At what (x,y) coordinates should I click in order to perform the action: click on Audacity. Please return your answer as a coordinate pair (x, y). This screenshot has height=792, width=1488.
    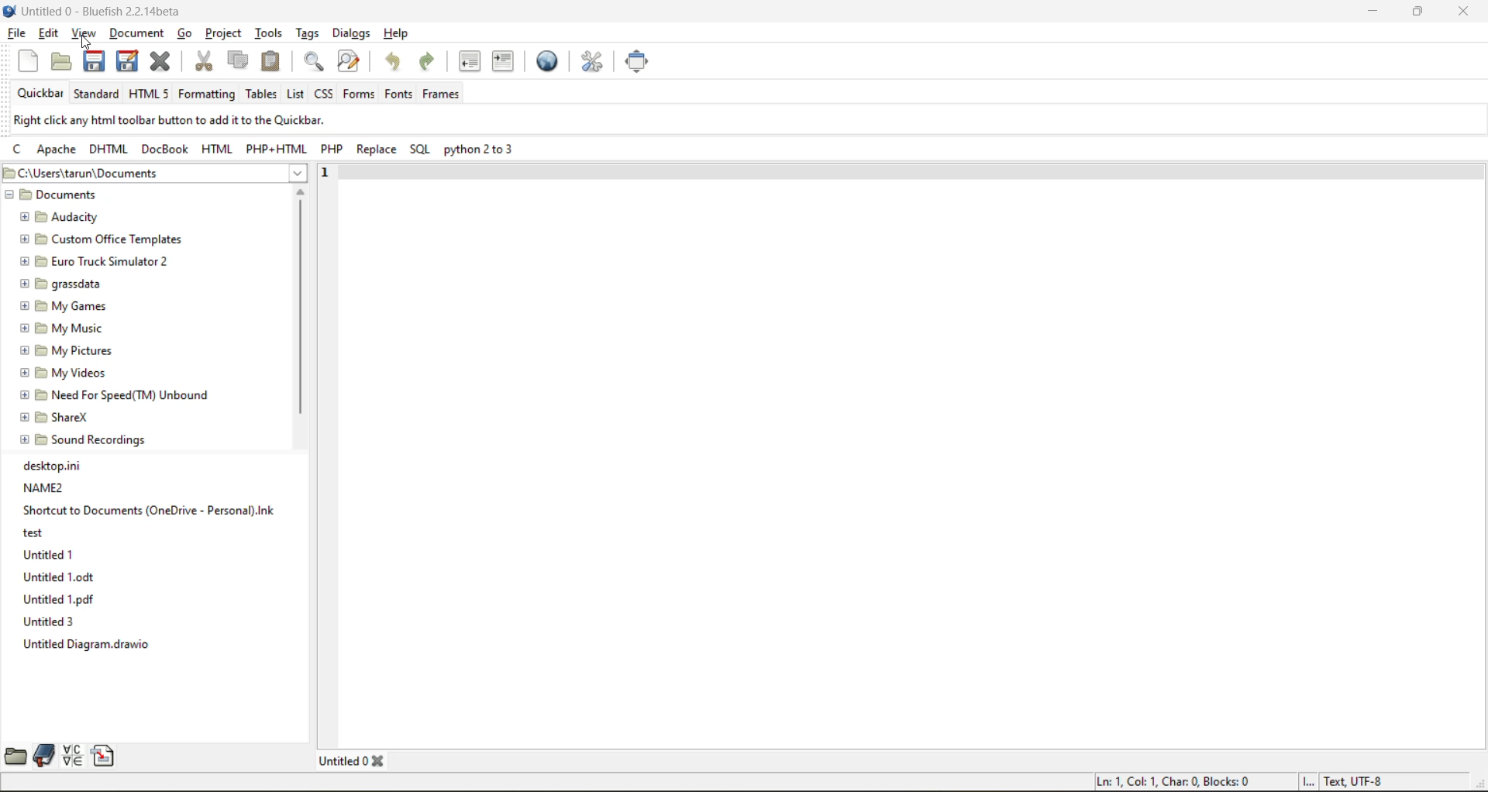
    Looking at the image, I should click on (63, 218).